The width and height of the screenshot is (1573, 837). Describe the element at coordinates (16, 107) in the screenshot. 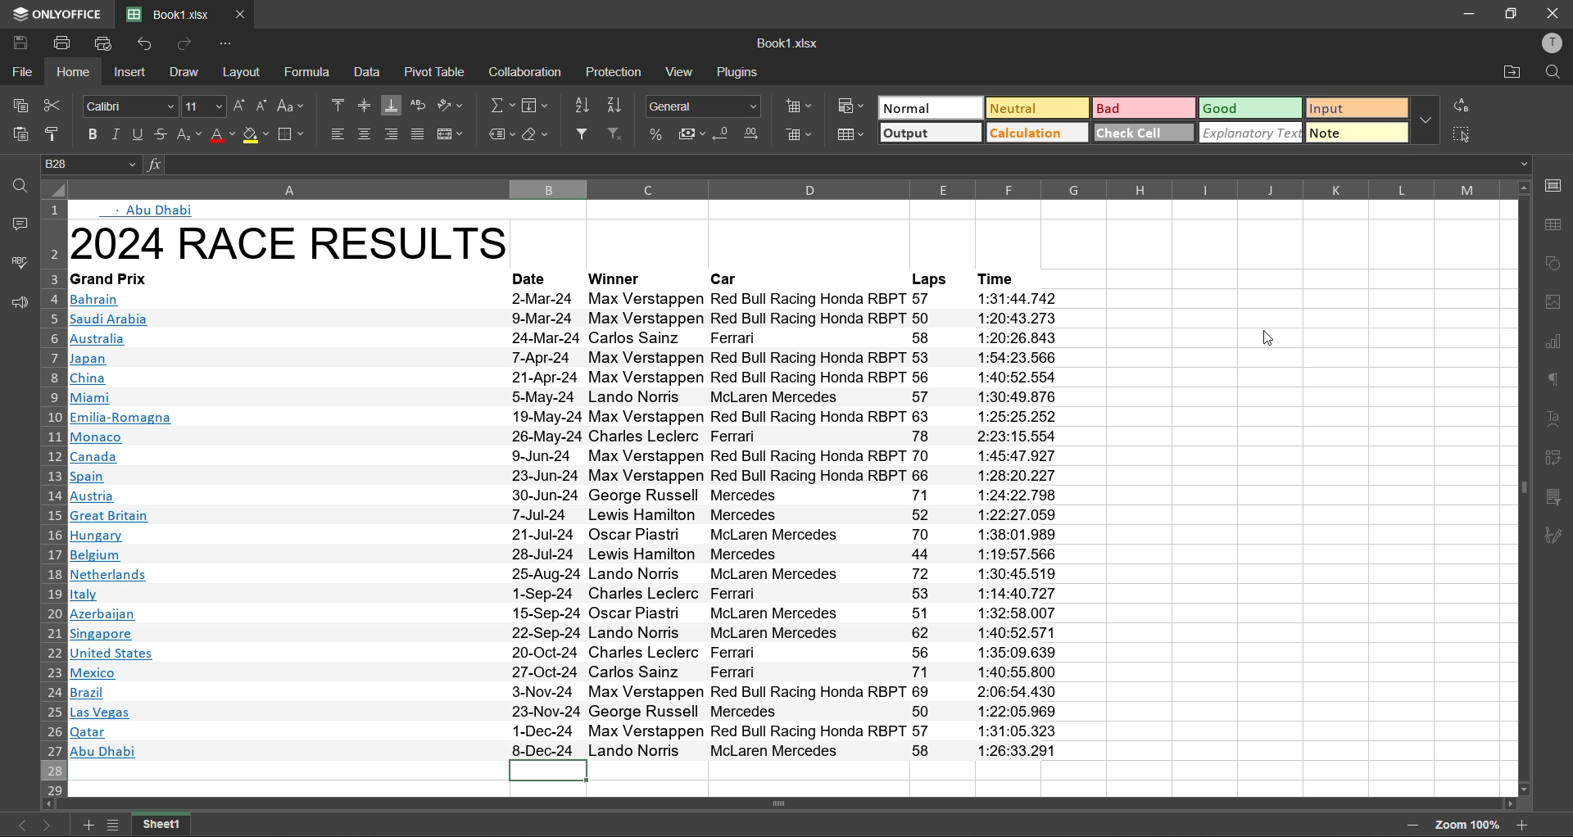

I see `copy` at that location.